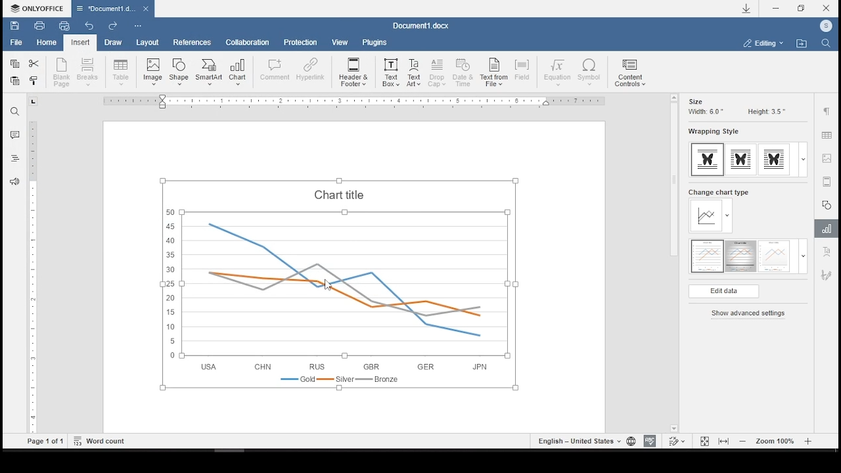  What do you see at coordinates (14, 64) in the screenshot?
I see `copy` at bounding box center [14, 64].